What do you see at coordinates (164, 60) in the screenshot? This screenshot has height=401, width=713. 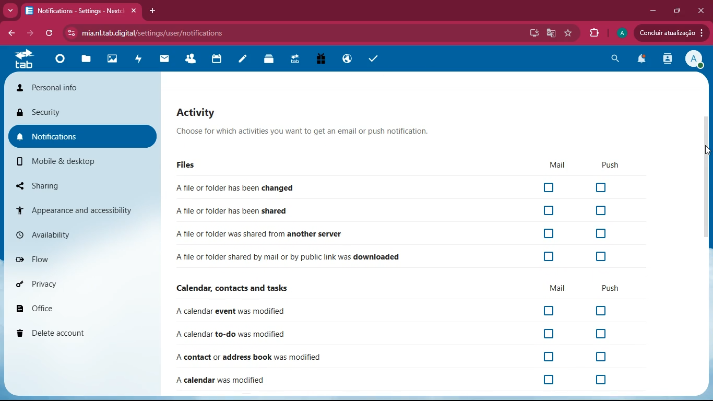 I see `mail` at bounding box center [164, 60].